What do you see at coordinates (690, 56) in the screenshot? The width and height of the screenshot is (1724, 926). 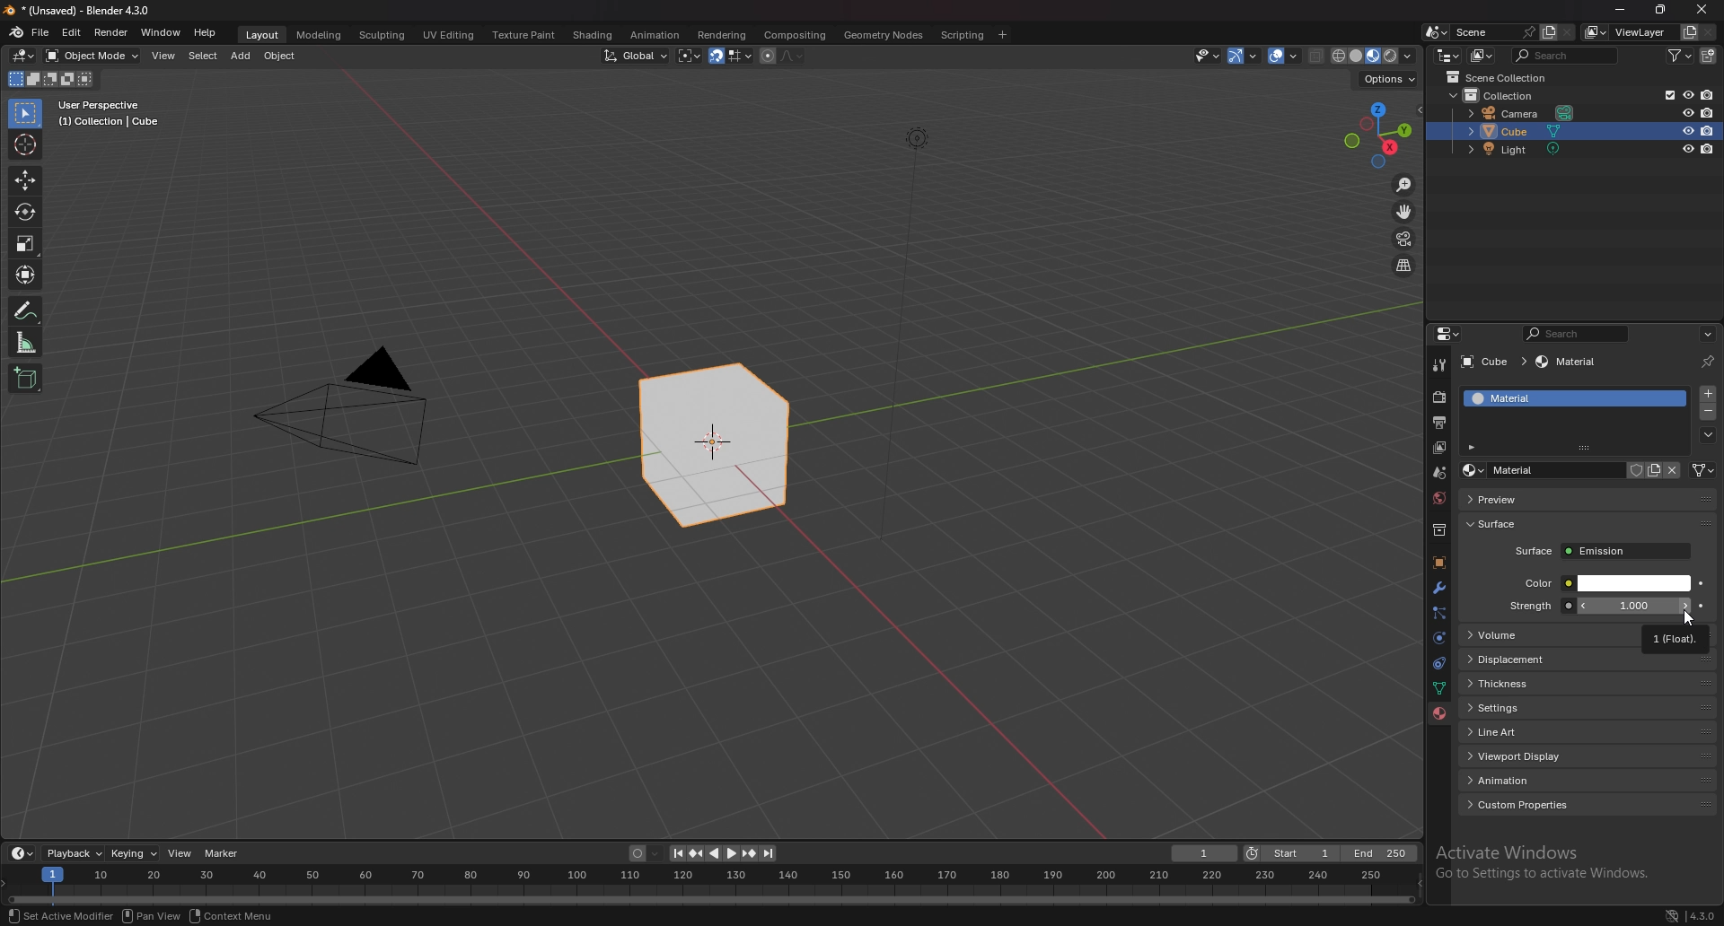 I see `transform pivot point` at bounding box center [690, 56].